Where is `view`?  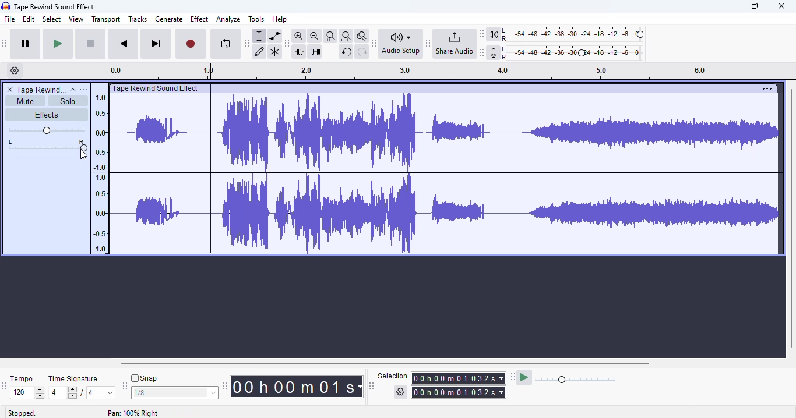
view is located at coordinates (76, 19).